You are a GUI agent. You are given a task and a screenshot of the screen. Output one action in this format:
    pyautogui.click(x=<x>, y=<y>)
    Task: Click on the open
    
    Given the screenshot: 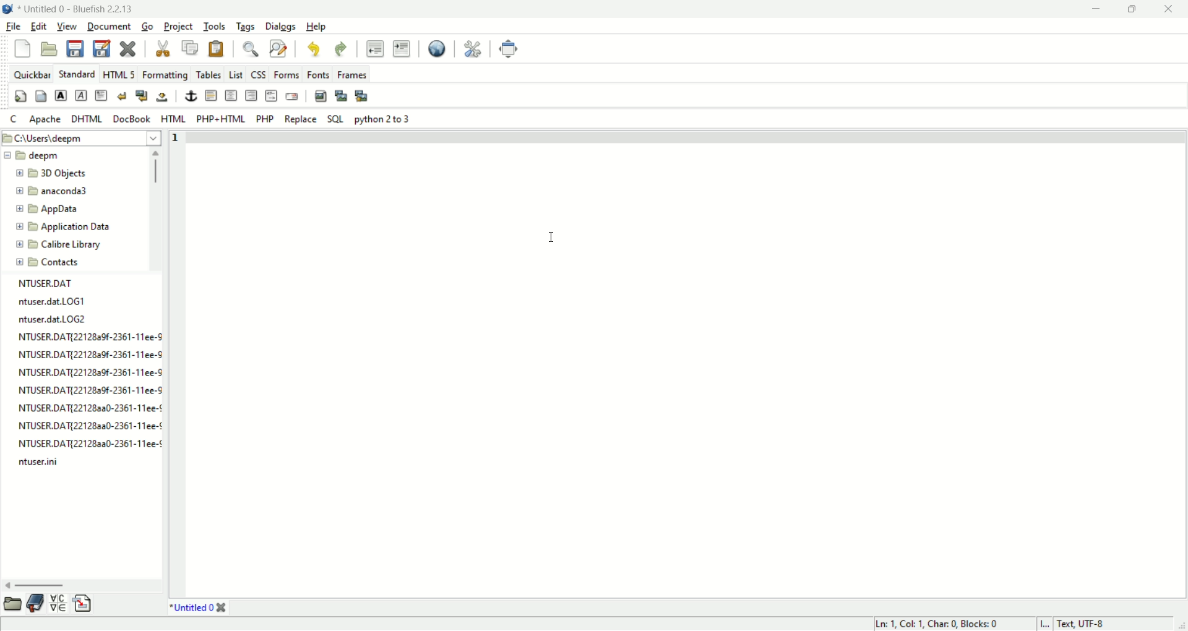 What is the action you would take?
    pyautogui.click(x=49, y=49)
    